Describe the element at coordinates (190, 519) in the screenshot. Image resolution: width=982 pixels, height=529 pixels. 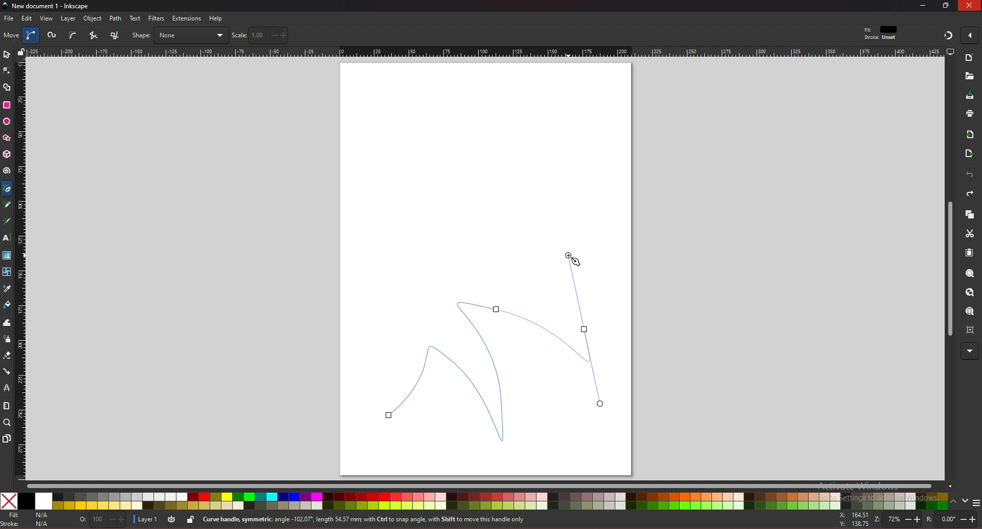
I see `lock` at that location.